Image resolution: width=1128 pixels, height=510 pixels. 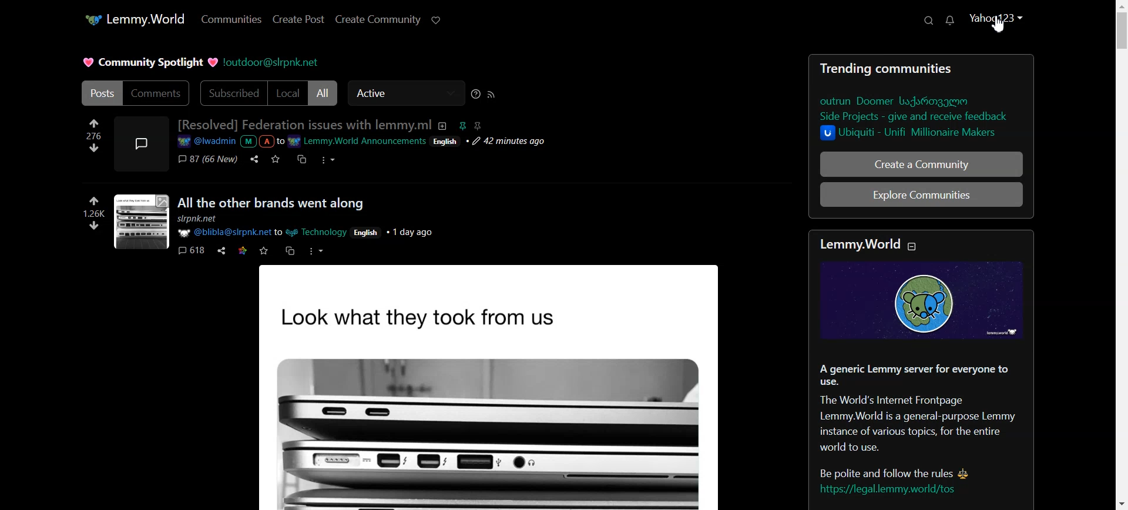 I want to click on description, so click(x=441, y=125).